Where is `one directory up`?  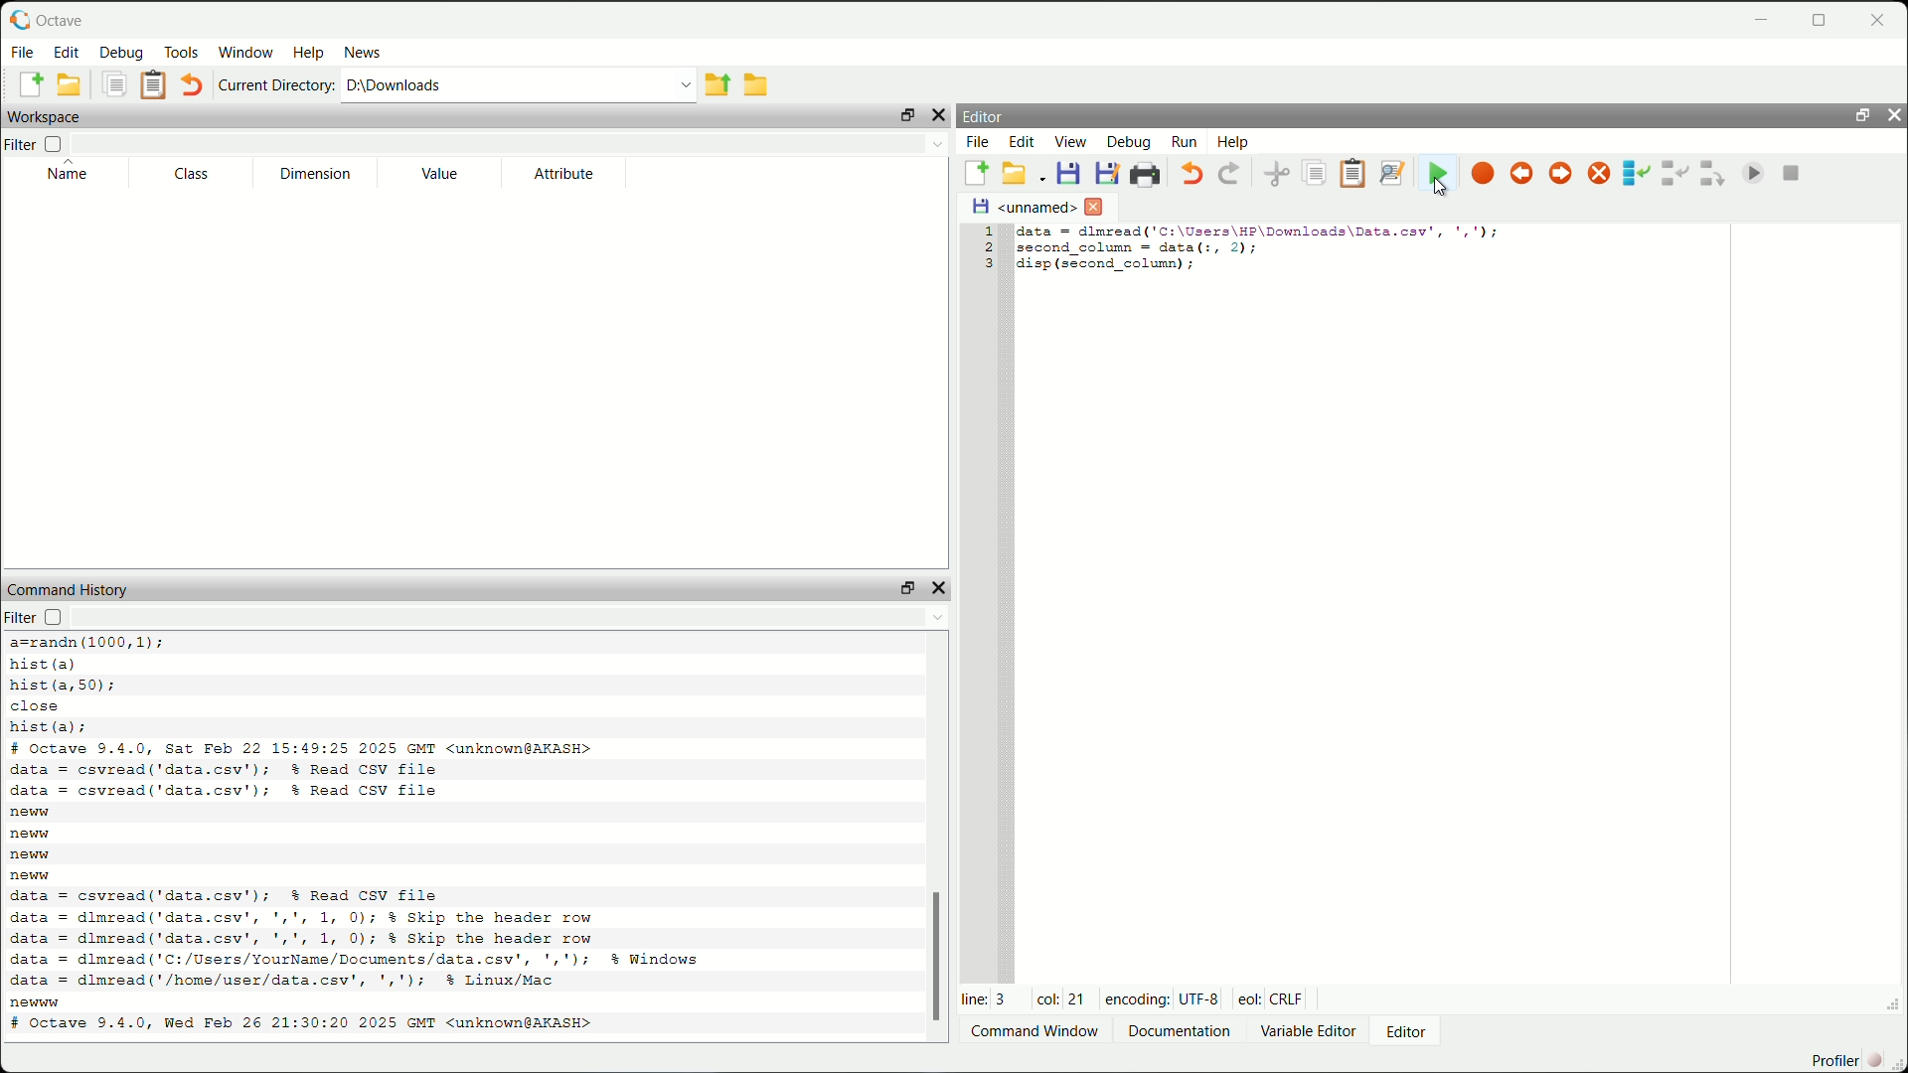
one directory up is located at coordinates (715, 85).